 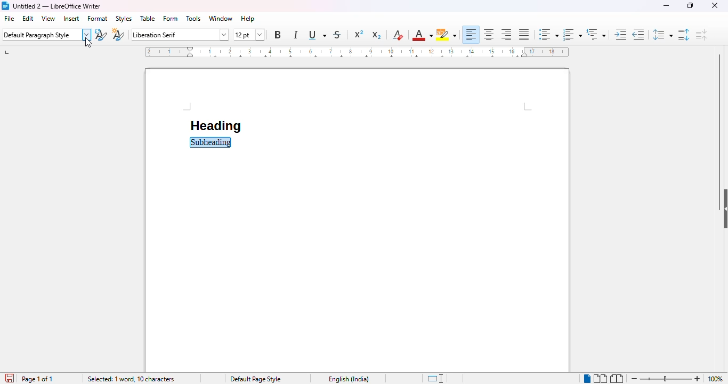 I want to click on window, so click(x=221, y=18).